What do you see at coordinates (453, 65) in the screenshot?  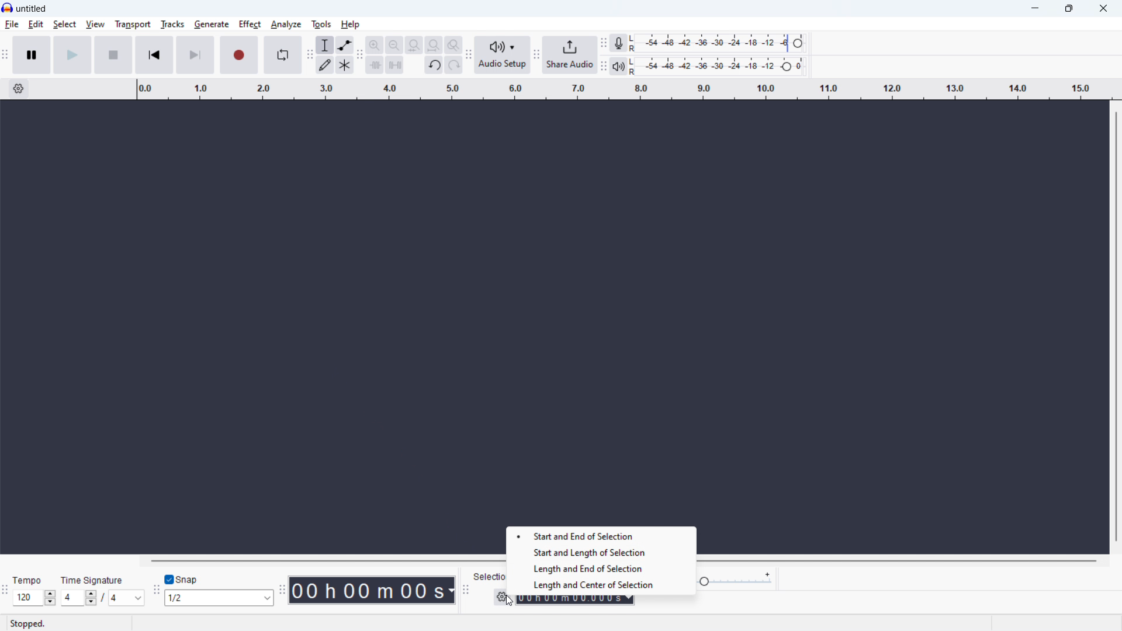 I see `redo` at bounding box center [453, 65].